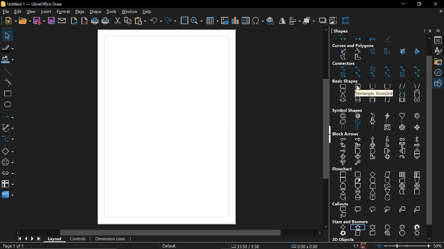 The width and height of the screenshot is (444, 249). Describe the element at coordinates (402, 4) in the screenshot. I see `minimize` at that location.